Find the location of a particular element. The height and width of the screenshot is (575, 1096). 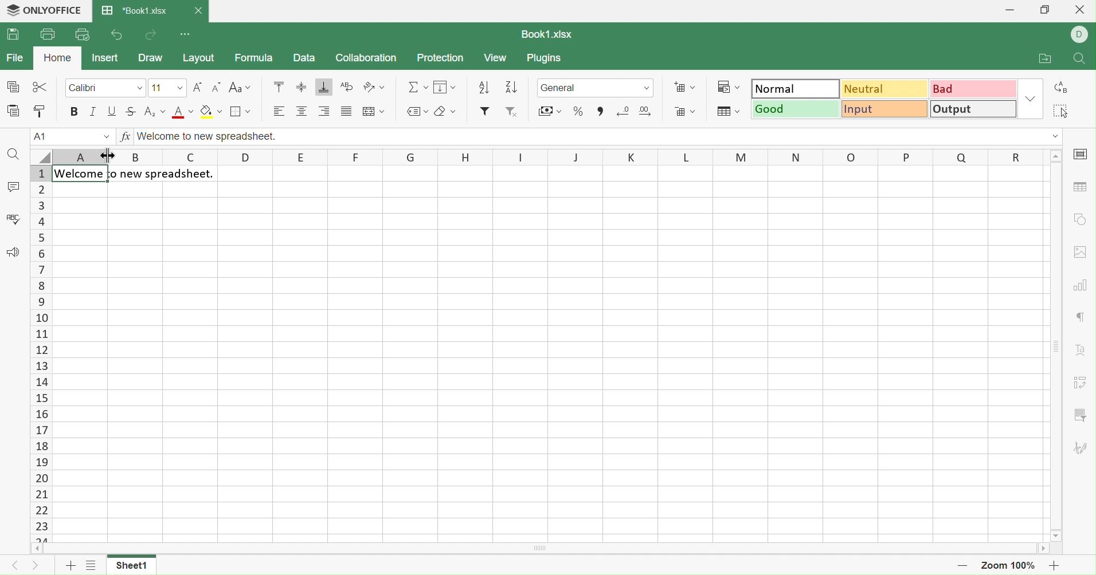

Restore Down is located at coordinates (1048, 9).